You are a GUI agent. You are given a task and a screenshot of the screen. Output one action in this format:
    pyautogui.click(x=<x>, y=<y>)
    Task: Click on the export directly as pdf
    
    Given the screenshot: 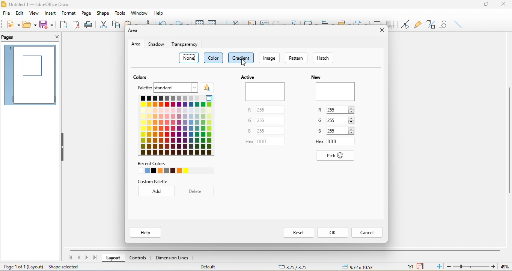 What is the action you would take?
    pyautogui.click(x=75, y=25)
    